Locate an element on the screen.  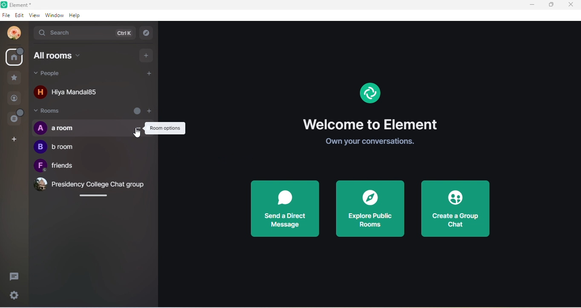
rooms is located at coordinates (53, 112).